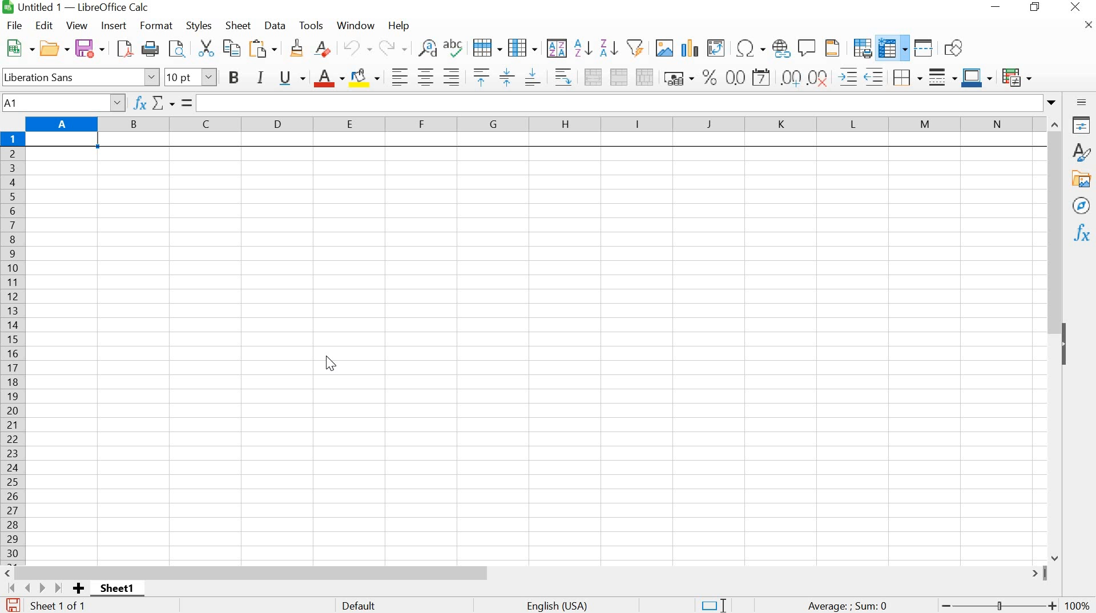  I want to click on SORT, so click(556, 48).